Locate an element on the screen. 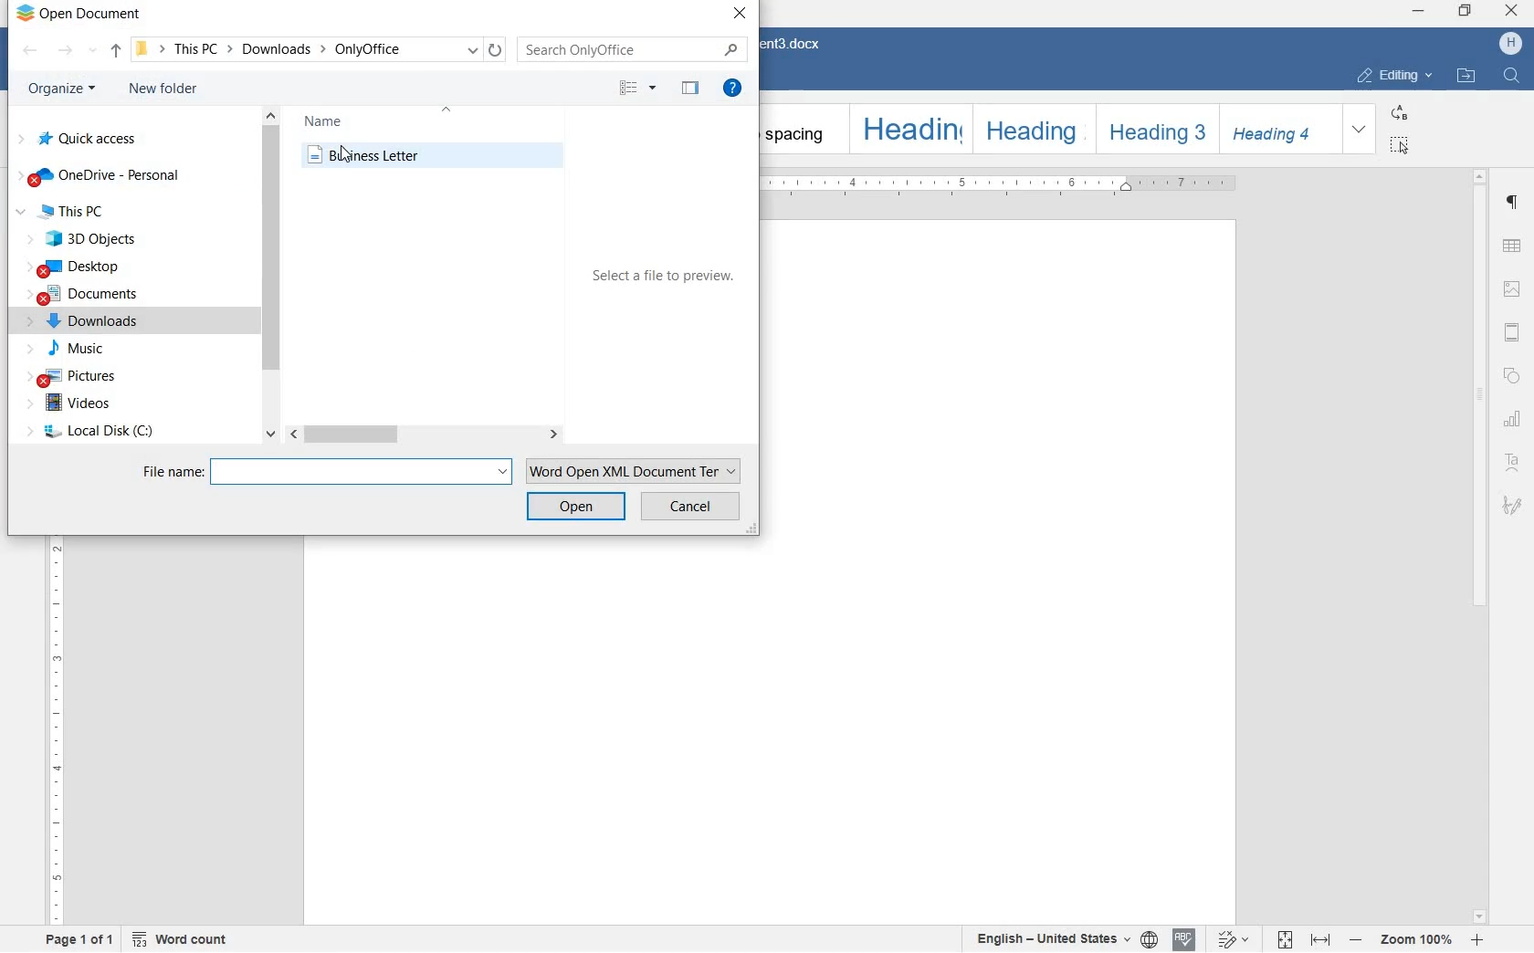 This screenshot has height=953, width=1534. organize is located at coordinates (59, 89).